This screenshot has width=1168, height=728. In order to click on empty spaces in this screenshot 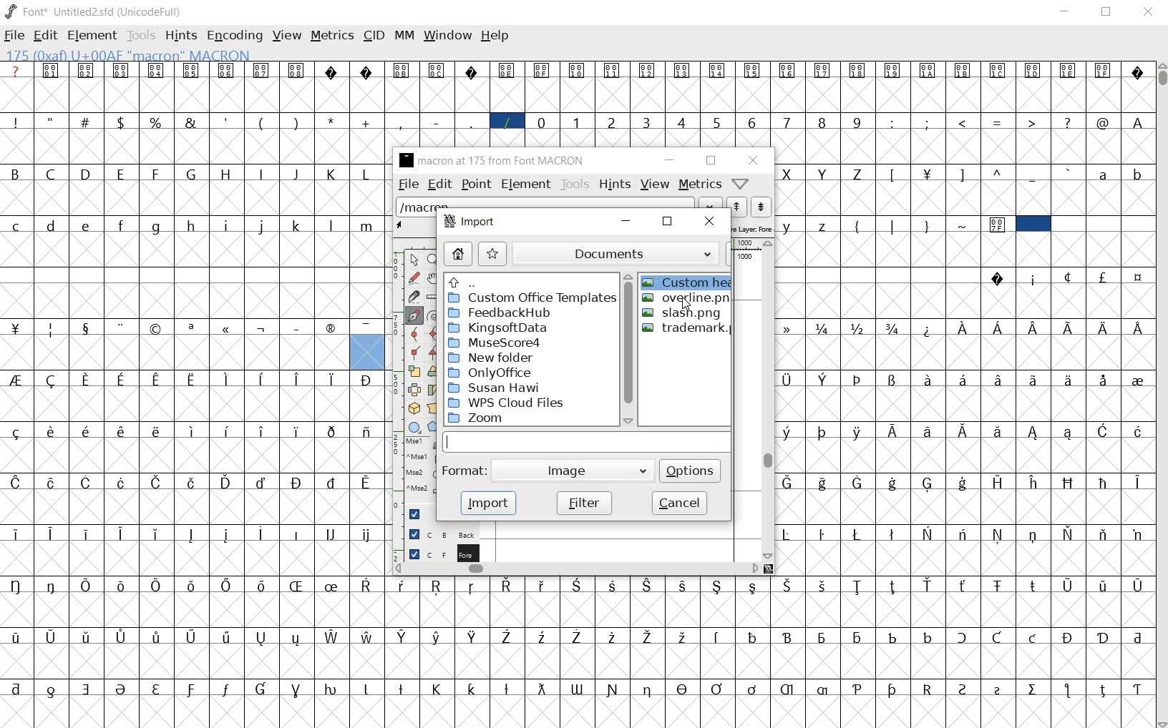, I will do `click(191, 276)`.